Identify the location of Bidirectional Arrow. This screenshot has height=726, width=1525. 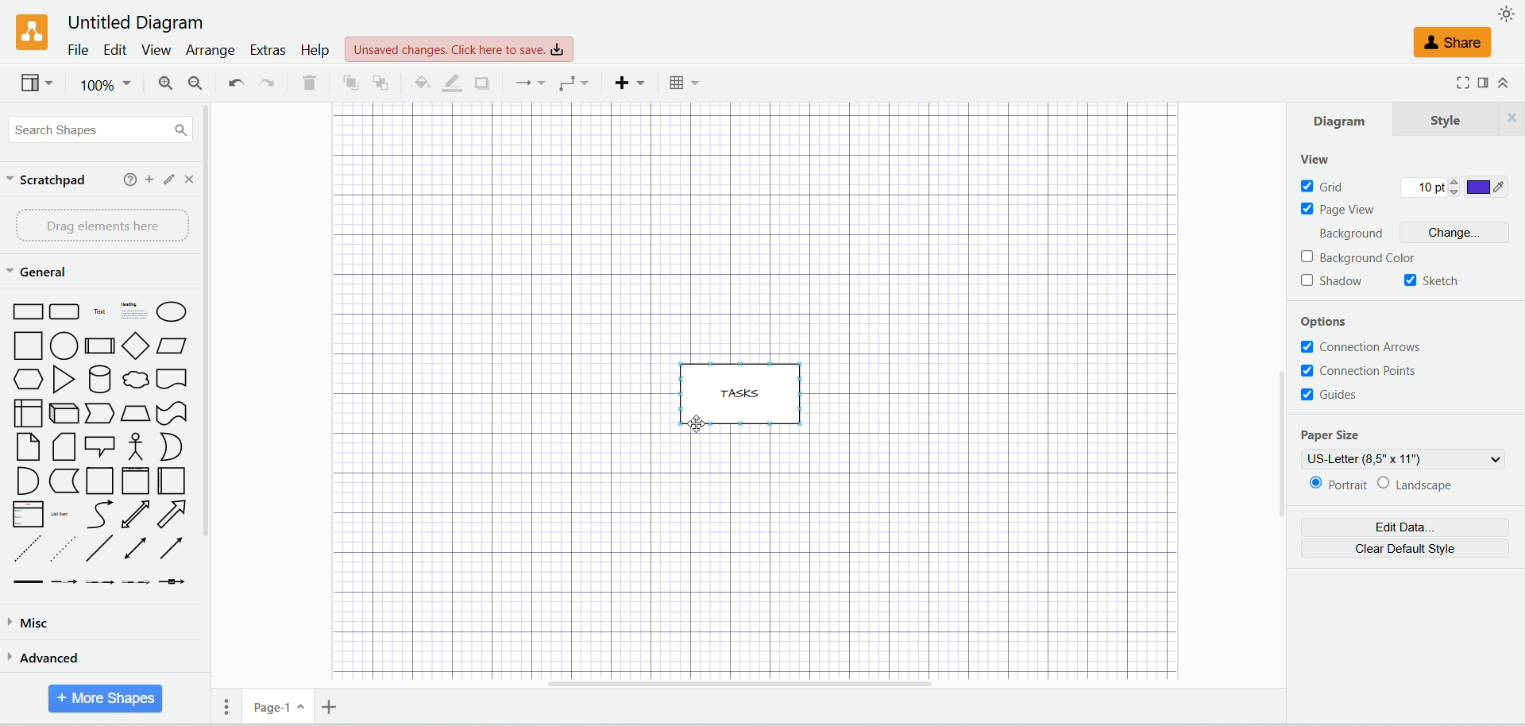
(135, 514).